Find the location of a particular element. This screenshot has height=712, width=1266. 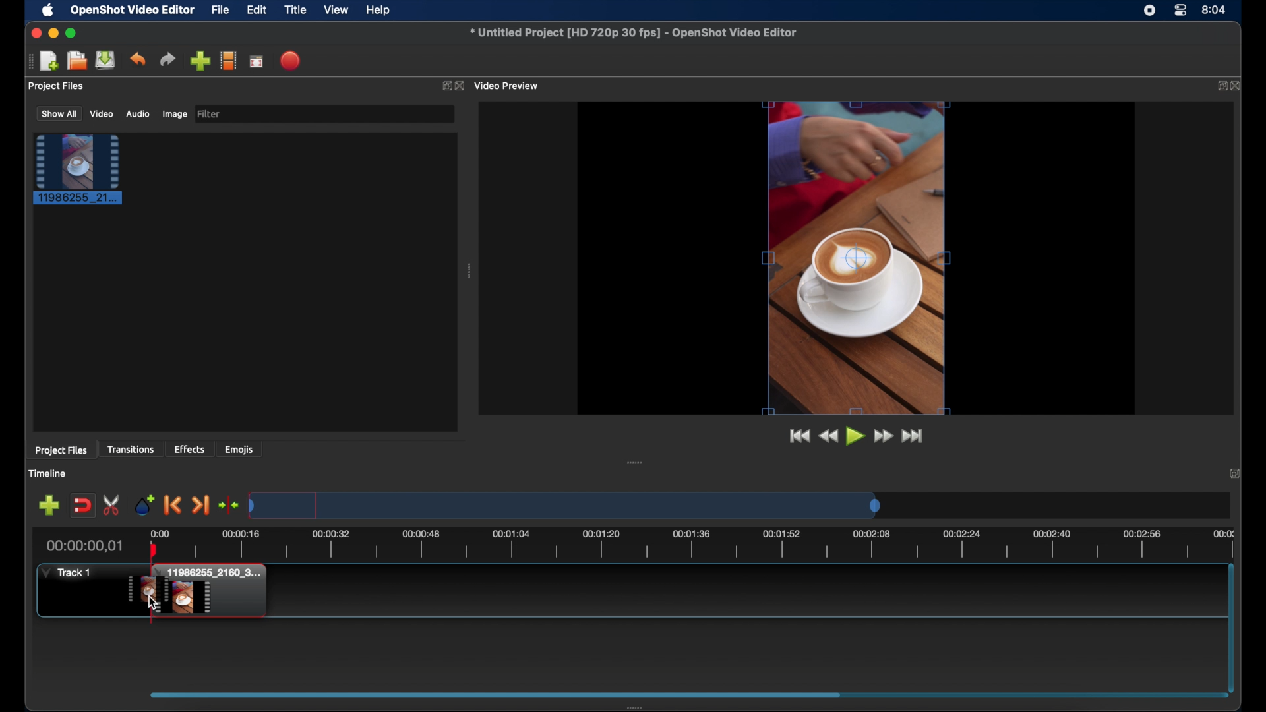

openshot video editor is located at coordinates (133, 11).